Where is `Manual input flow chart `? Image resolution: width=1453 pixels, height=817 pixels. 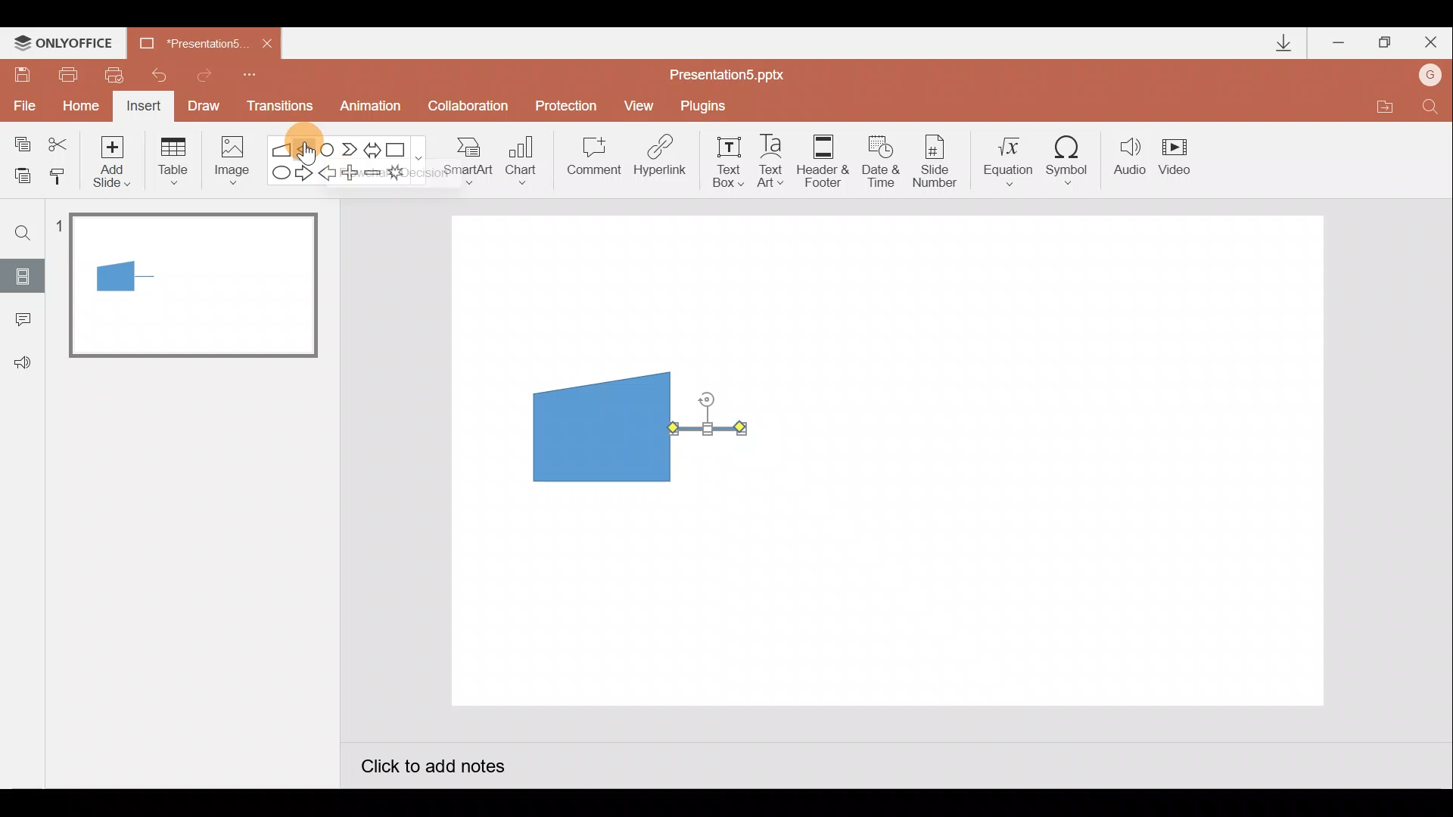
Manual input flow chart  is located at coordinates (599, 425).